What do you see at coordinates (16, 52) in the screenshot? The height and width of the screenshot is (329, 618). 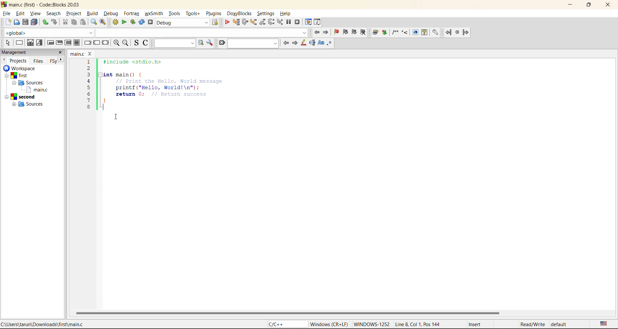 I see `management` at bounding box center [16, 52].